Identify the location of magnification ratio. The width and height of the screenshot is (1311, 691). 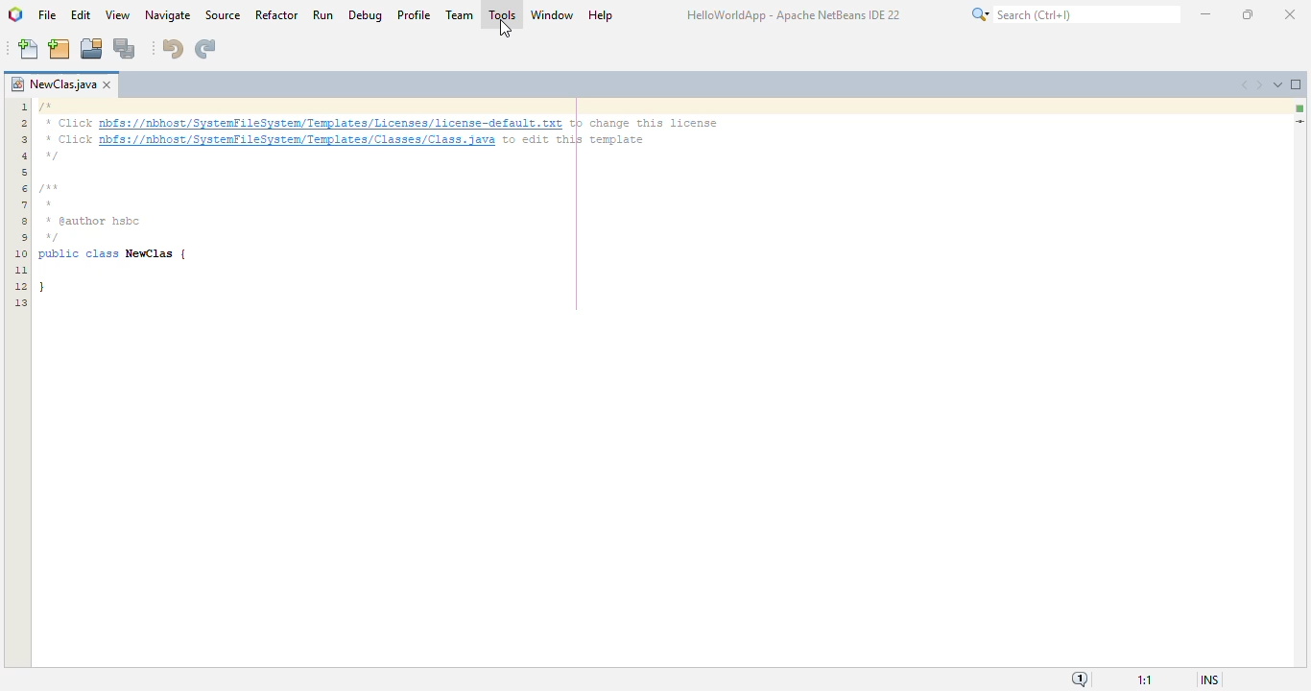
(1145, 680).